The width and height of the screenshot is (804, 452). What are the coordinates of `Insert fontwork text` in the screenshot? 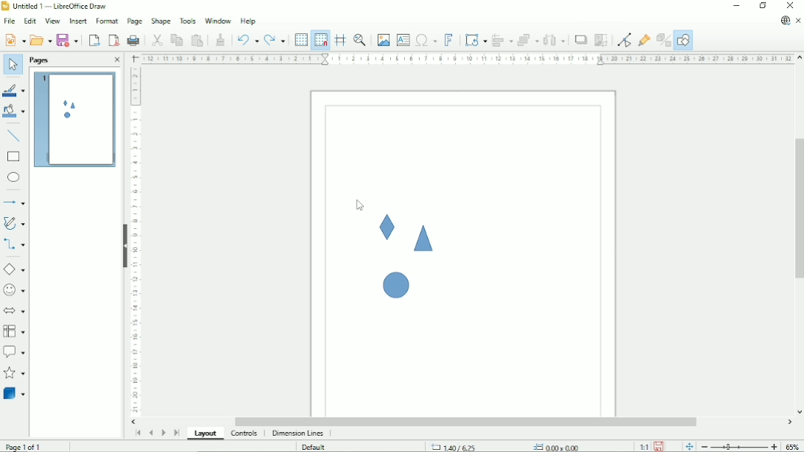 It's located at (448, 40).